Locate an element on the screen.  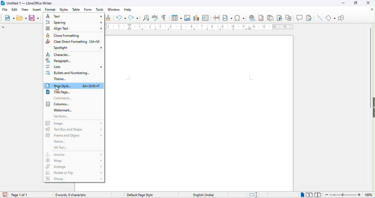
insert table is located at coordinates (176, 18).